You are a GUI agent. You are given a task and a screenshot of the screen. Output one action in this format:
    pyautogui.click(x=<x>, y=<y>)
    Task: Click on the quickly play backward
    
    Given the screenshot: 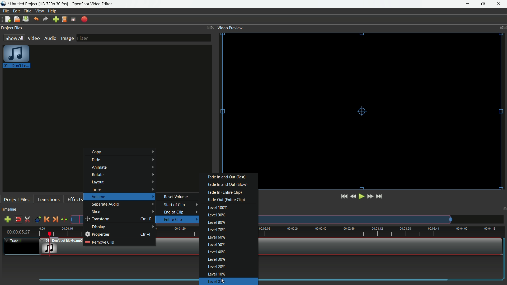 What is the action you would take?
    pyautogui.click(x=354, y=196)
    